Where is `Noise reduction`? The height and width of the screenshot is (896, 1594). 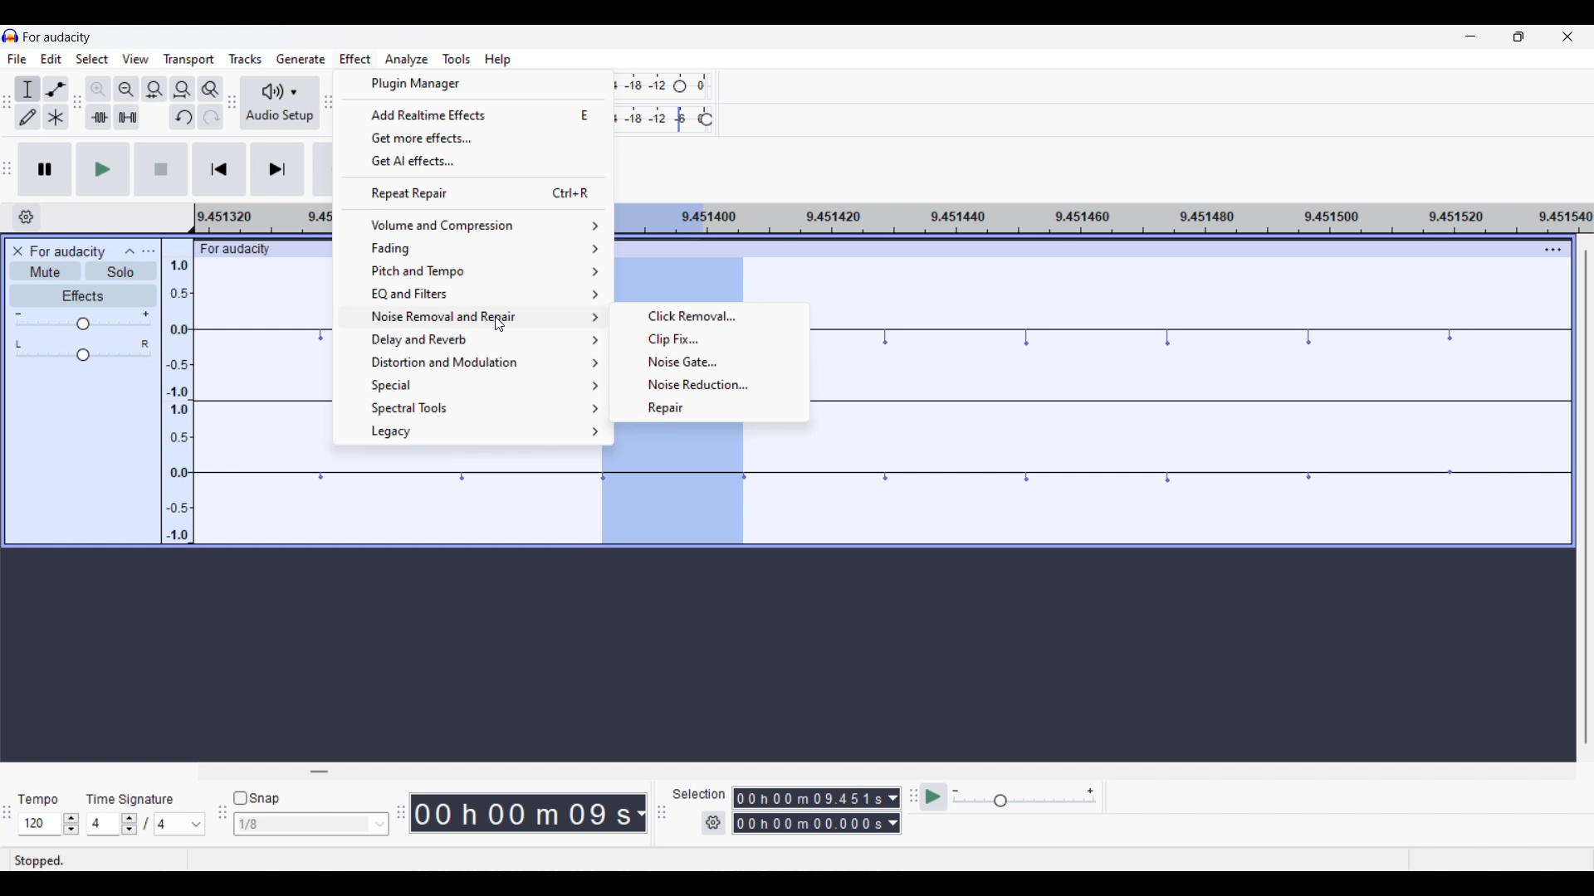 Noise reduction is located at coordinates (708, 384).